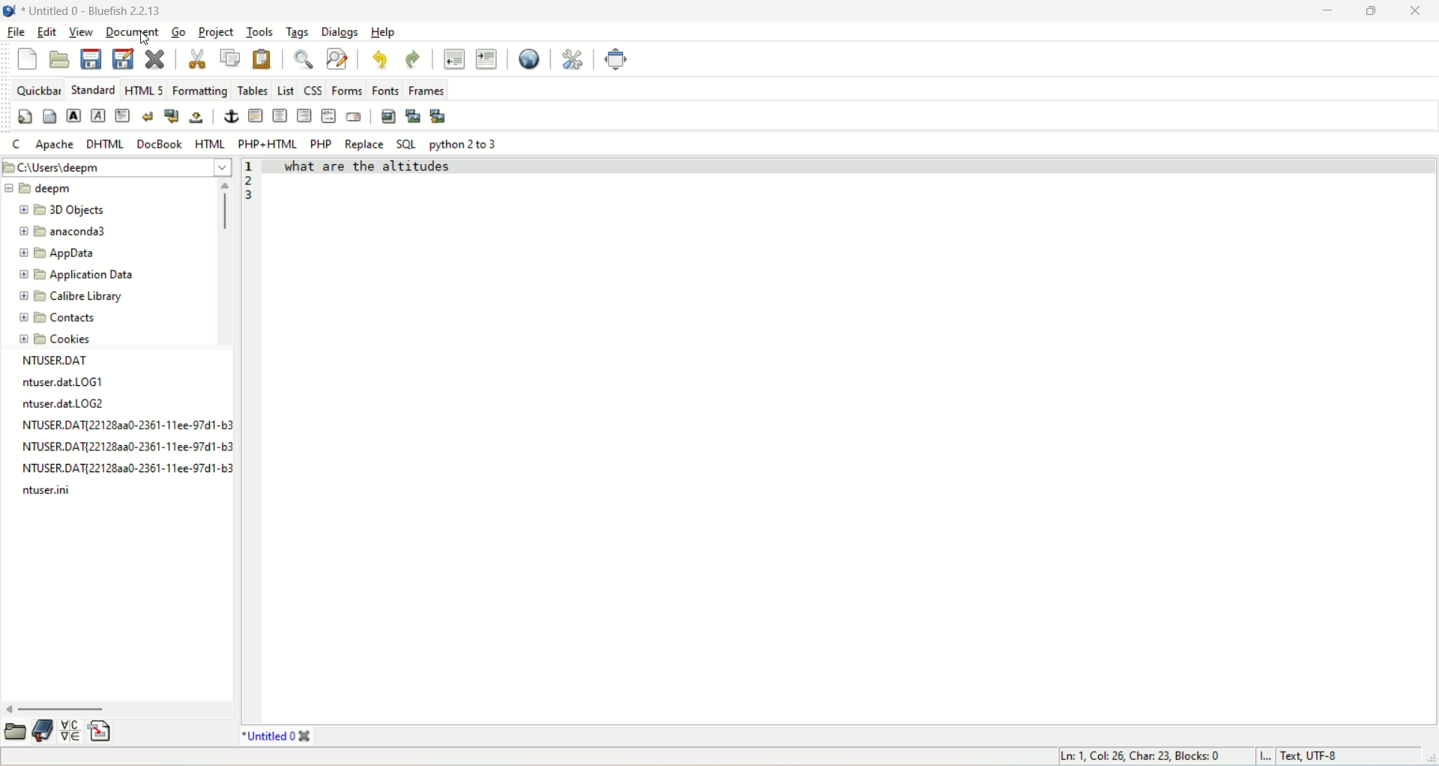  I want to click on file, so click(16, 34).